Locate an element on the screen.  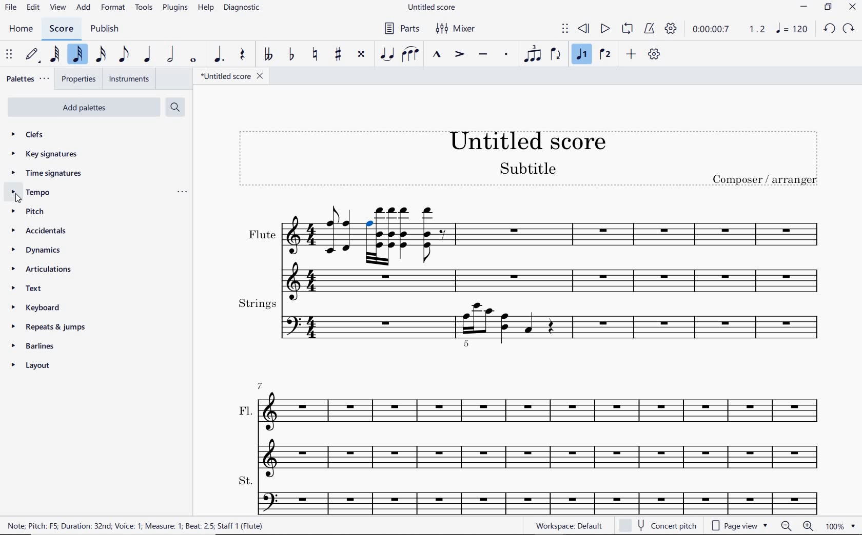
DIAGNOSTIC is located at coordinates (241, 7).